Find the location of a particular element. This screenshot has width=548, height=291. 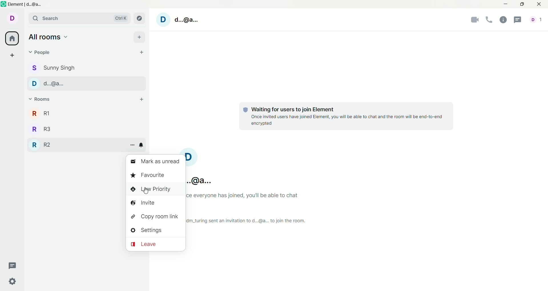

close is located at coordinates (540, 4).